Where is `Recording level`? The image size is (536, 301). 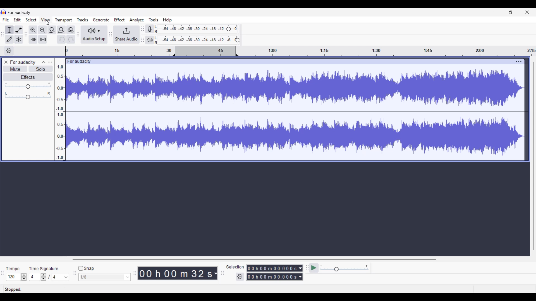
Recording level is located at coordinates (190, 29).